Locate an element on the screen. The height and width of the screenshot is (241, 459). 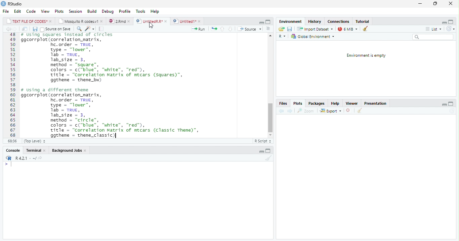
typing cursor is located at coordinates (9, 165).